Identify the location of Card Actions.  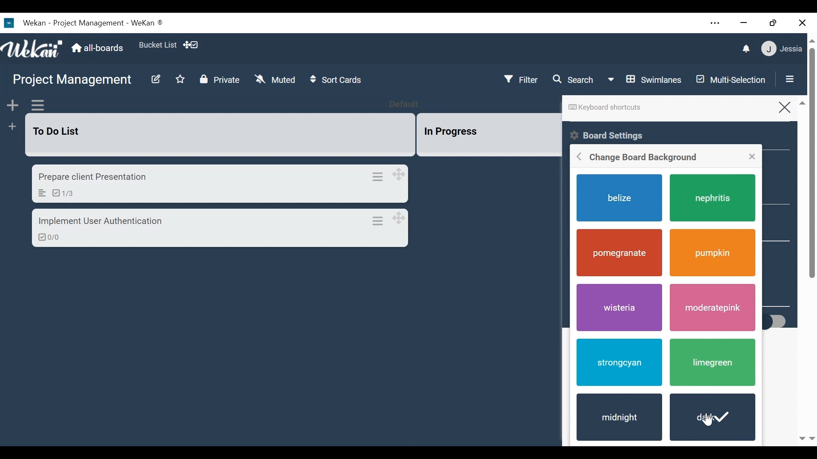
(382, 176).